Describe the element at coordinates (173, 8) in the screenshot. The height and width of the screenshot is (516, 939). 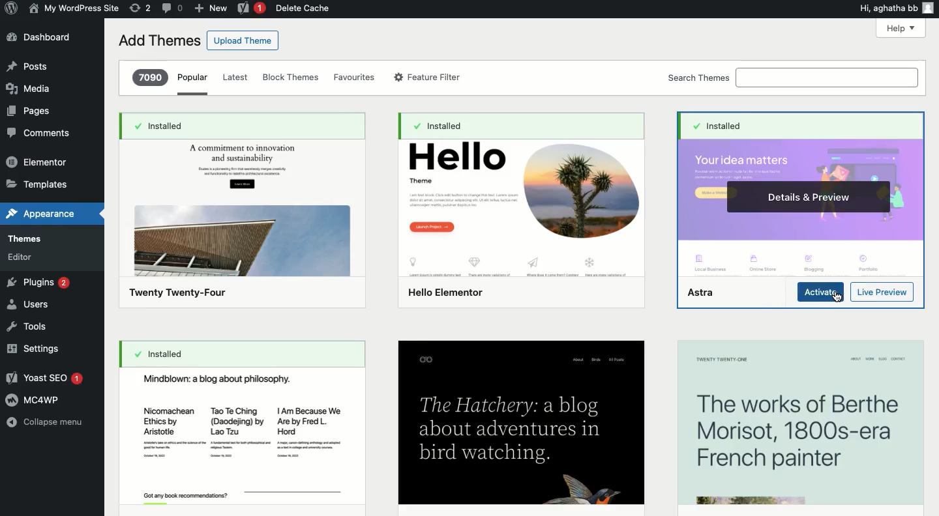
I see `Comment` at that location.